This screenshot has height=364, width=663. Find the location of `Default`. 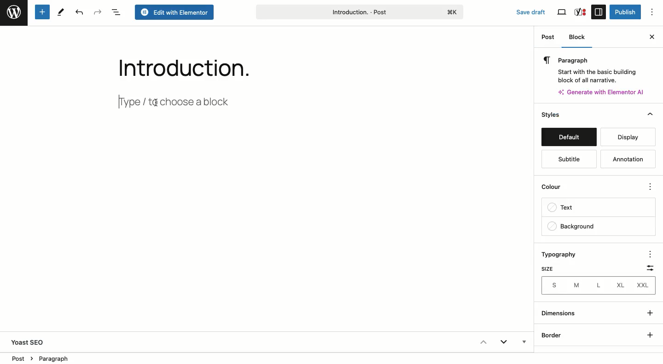

Default is located at coordinates (569, 138).